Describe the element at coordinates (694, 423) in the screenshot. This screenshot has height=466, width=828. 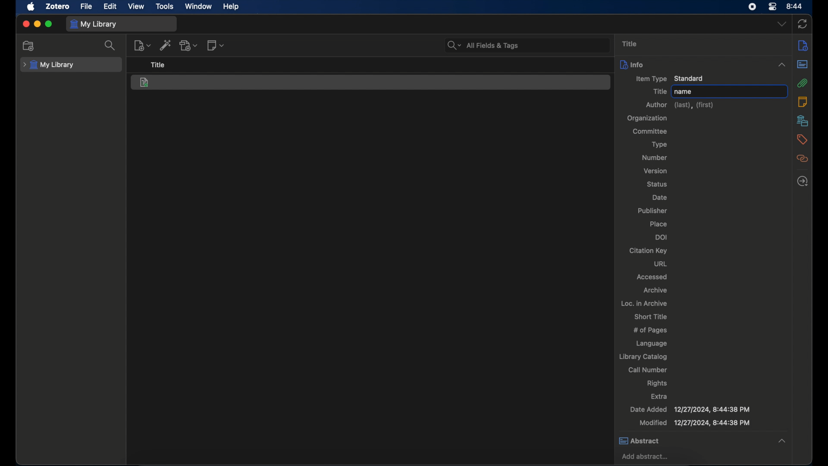
I see `modified` at that location.